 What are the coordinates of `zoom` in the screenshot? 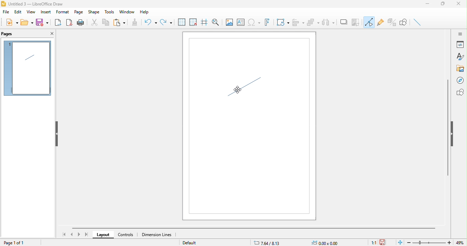 It's located at (437, 243).